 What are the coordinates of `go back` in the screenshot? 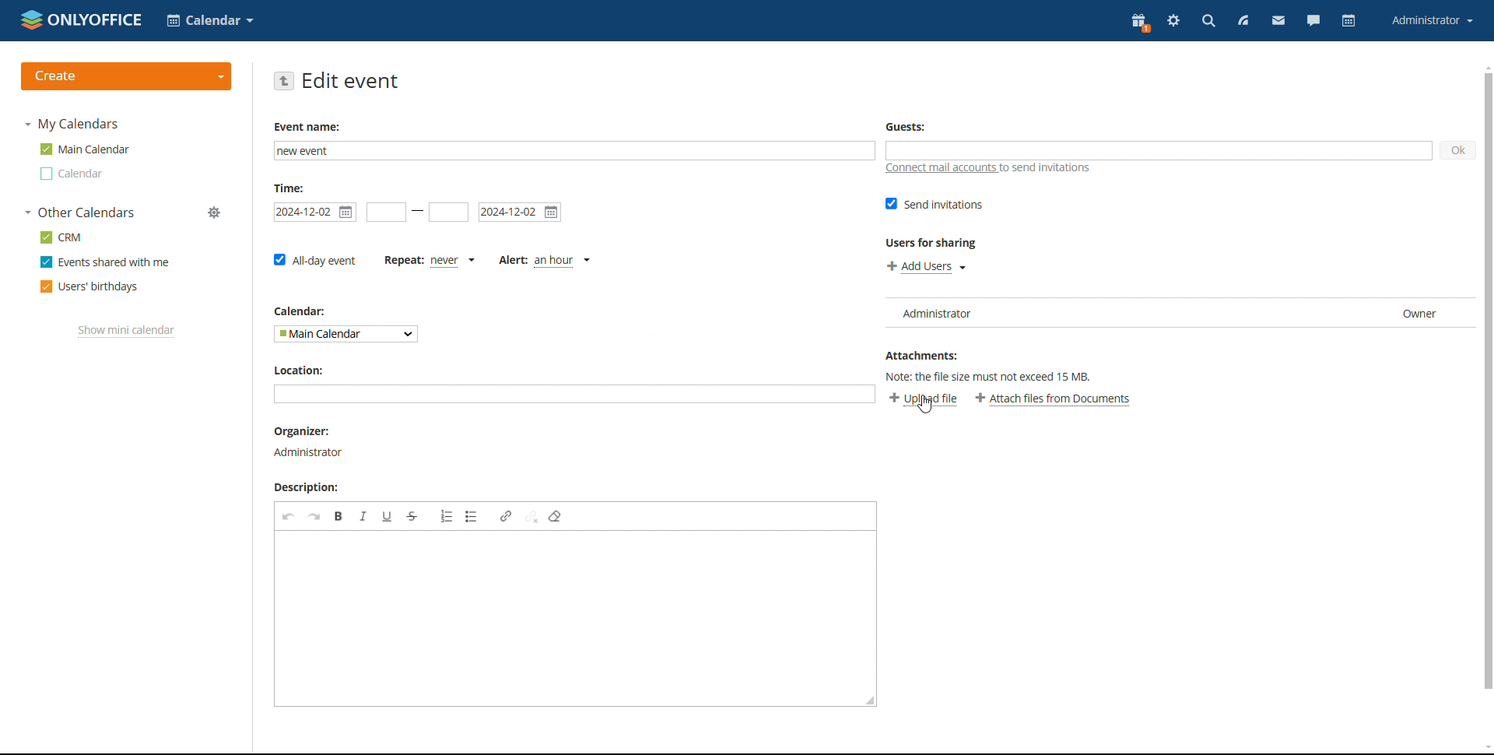 It's located at (283, 81).